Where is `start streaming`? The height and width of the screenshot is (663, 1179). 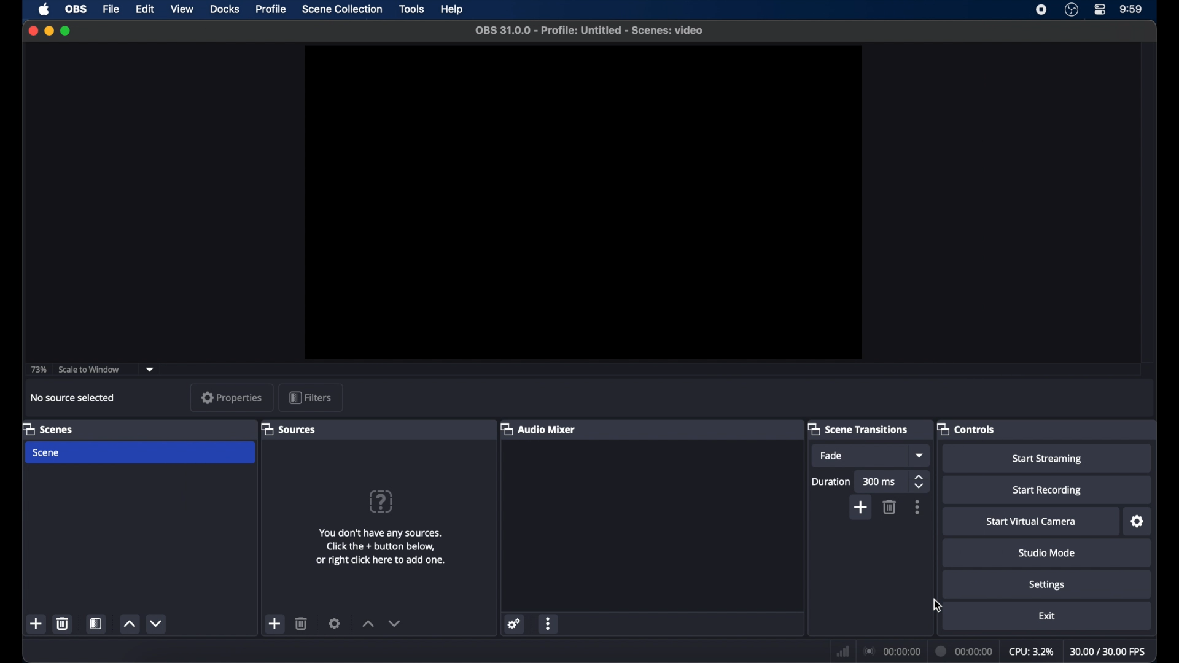 start streaming is located at coordinates (1048, 459).